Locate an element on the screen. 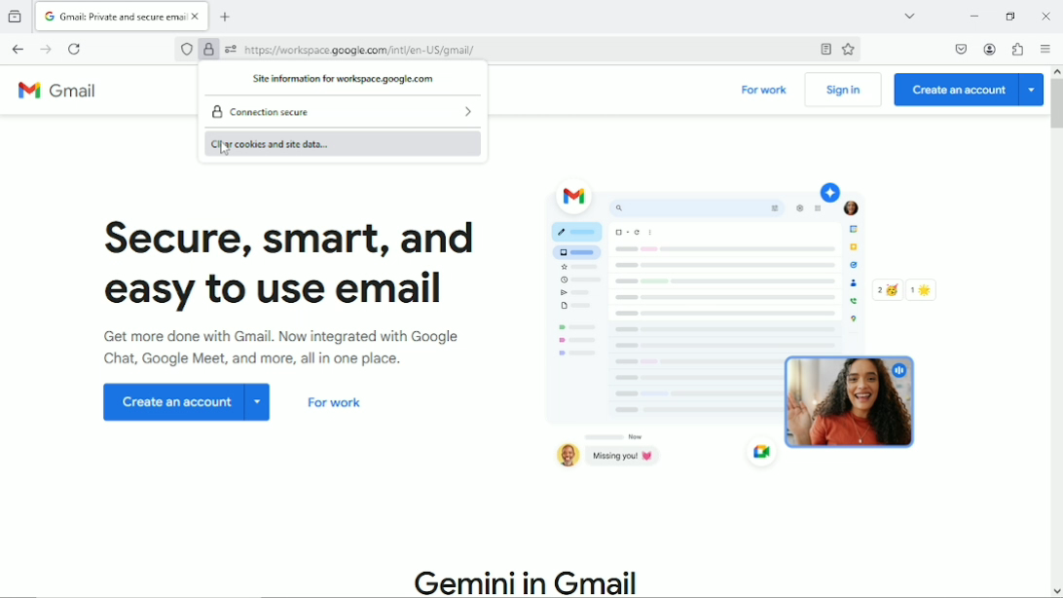 Image resolution: width=1063 pixels, height=598 pixels. Close is located at coordinates (1045, 16).